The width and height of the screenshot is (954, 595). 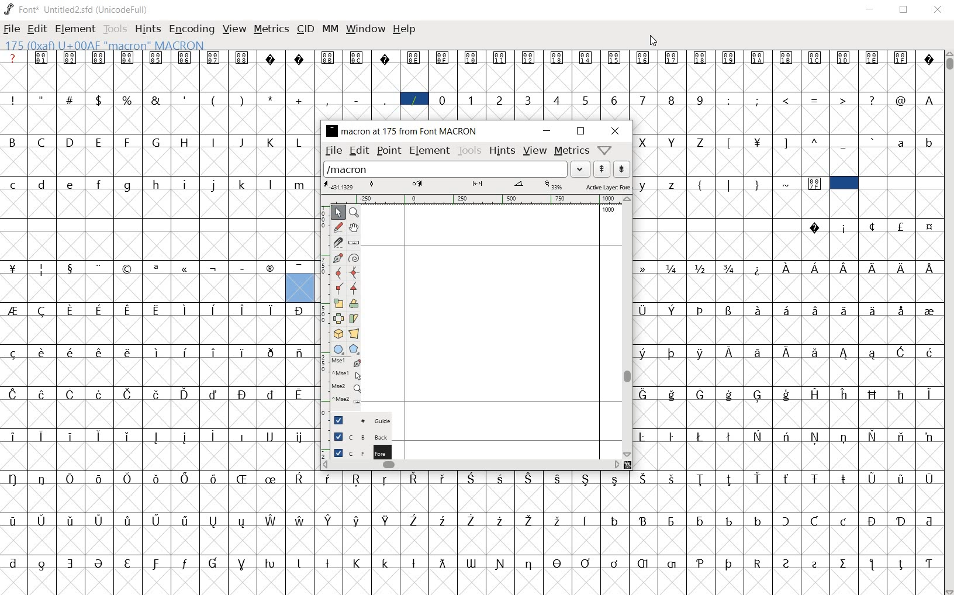 I want to click on Symbol, so click(x=928, y=562).